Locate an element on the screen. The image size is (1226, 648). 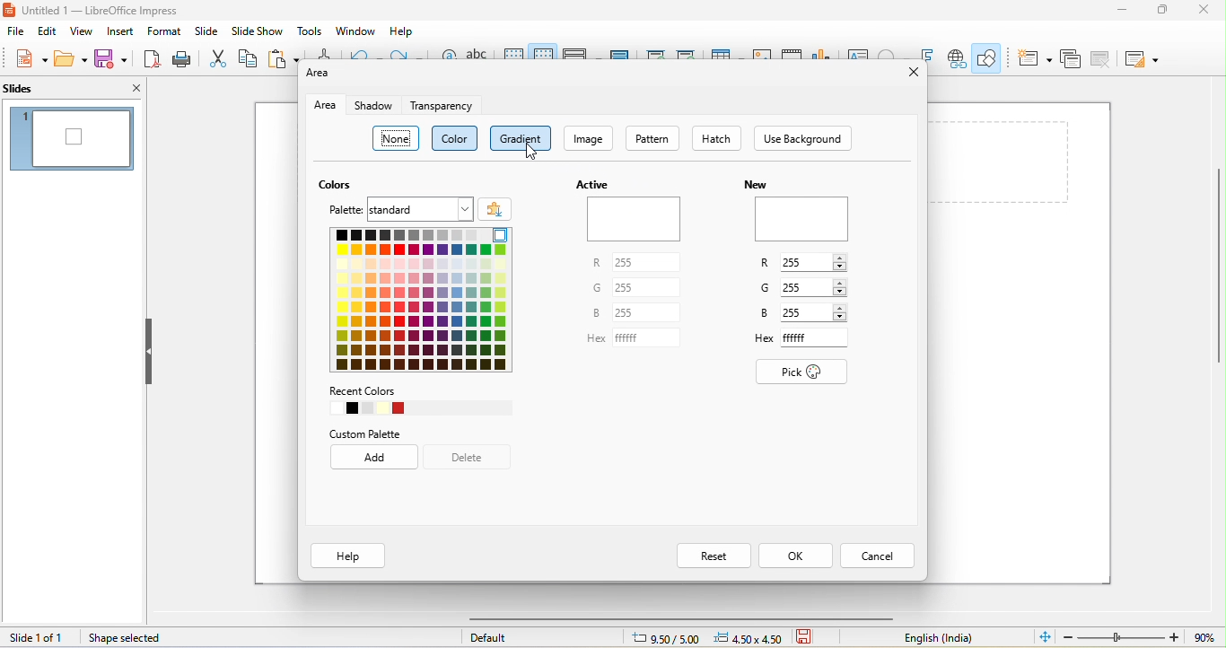
horizontal scroll is located at coordinates (665, 618).